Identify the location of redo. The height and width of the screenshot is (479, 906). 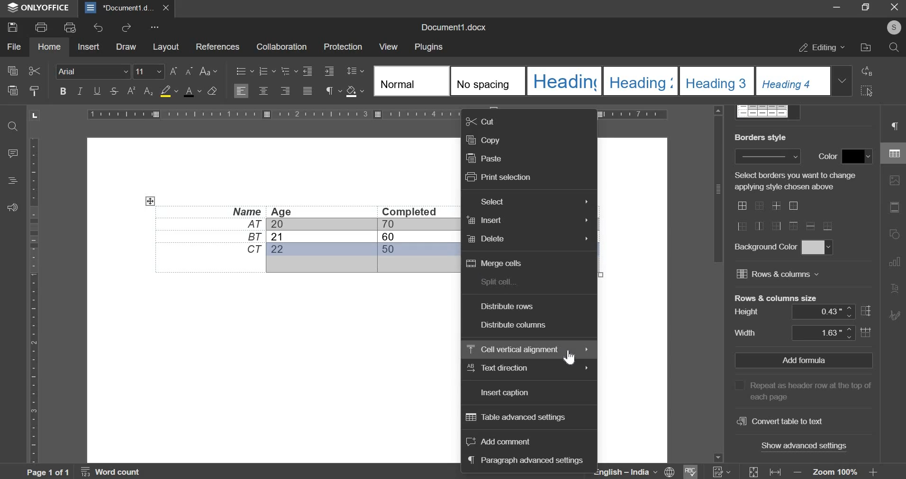
(127, 29).